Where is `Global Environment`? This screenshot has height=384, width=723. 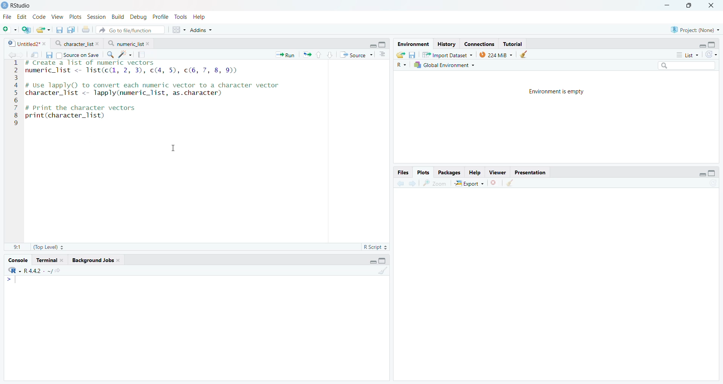 Global Environment is located at coordinates (444, 66).